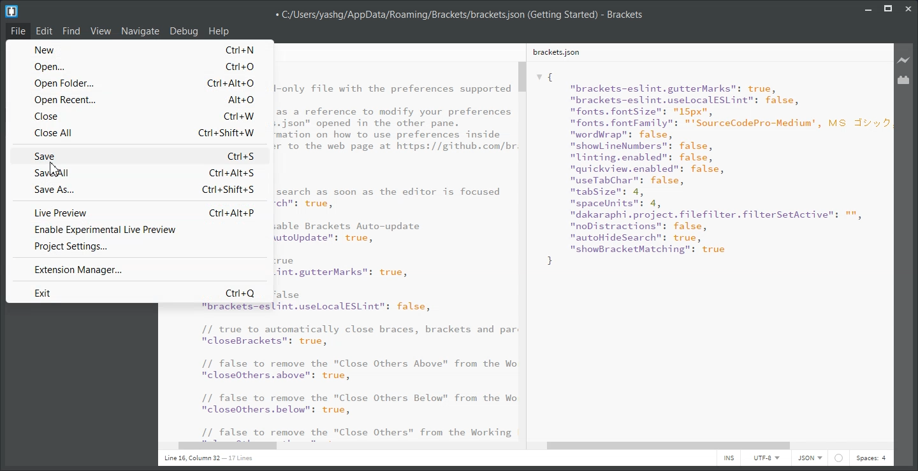 The image size is (918, 471). What do you see at coordinates (525, 250) in the screenshot?
I see `Vertical Scroll bar` at bounding box center [525, 250].